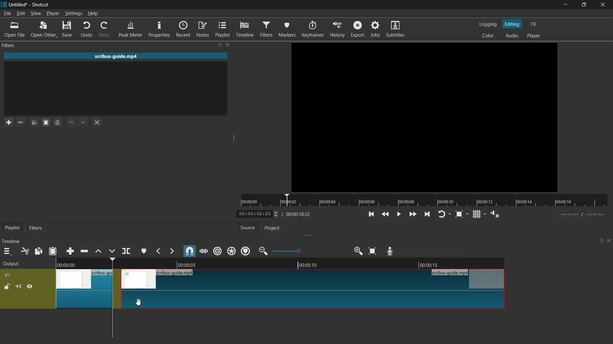  Describe the element at coordinates (271, 228) in the screenshot. I see `project` at that location.